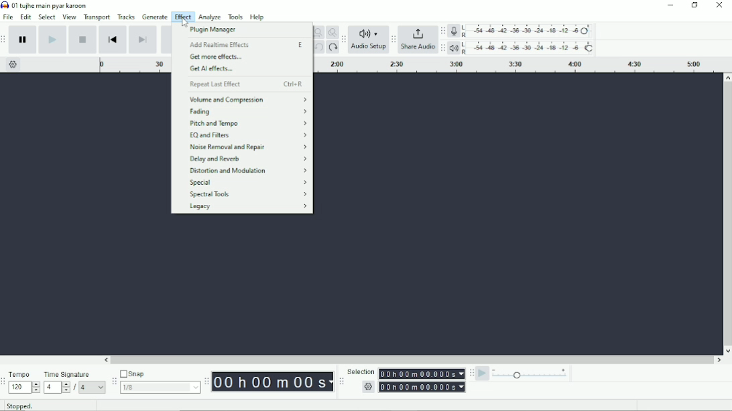 The height and width of the screenshot is (411, 732). I want to click on Share Audio , so click(418, 42).